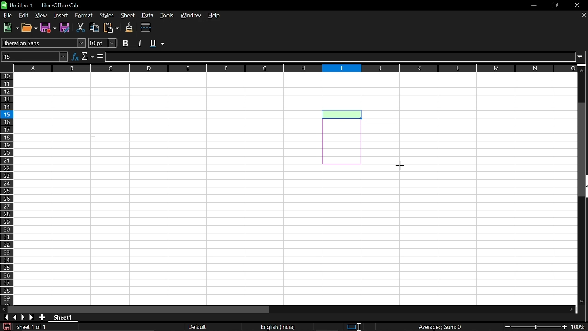 The height and width of the screenshot is (331, 588). I want to click on Font size, so click(103, 43).